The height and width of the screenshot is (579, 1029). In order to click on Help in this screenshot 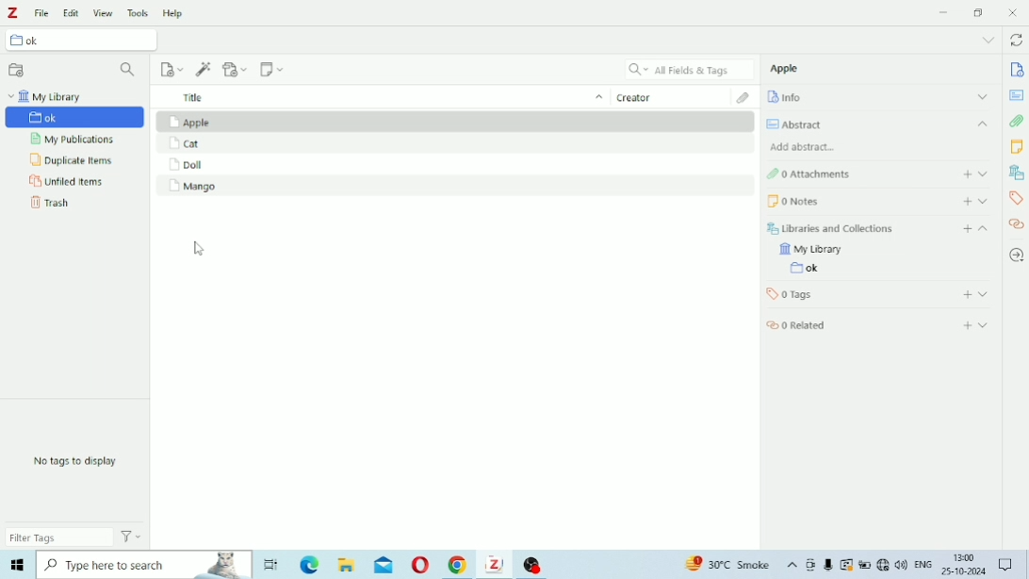, I will do `click(174, 13)`.